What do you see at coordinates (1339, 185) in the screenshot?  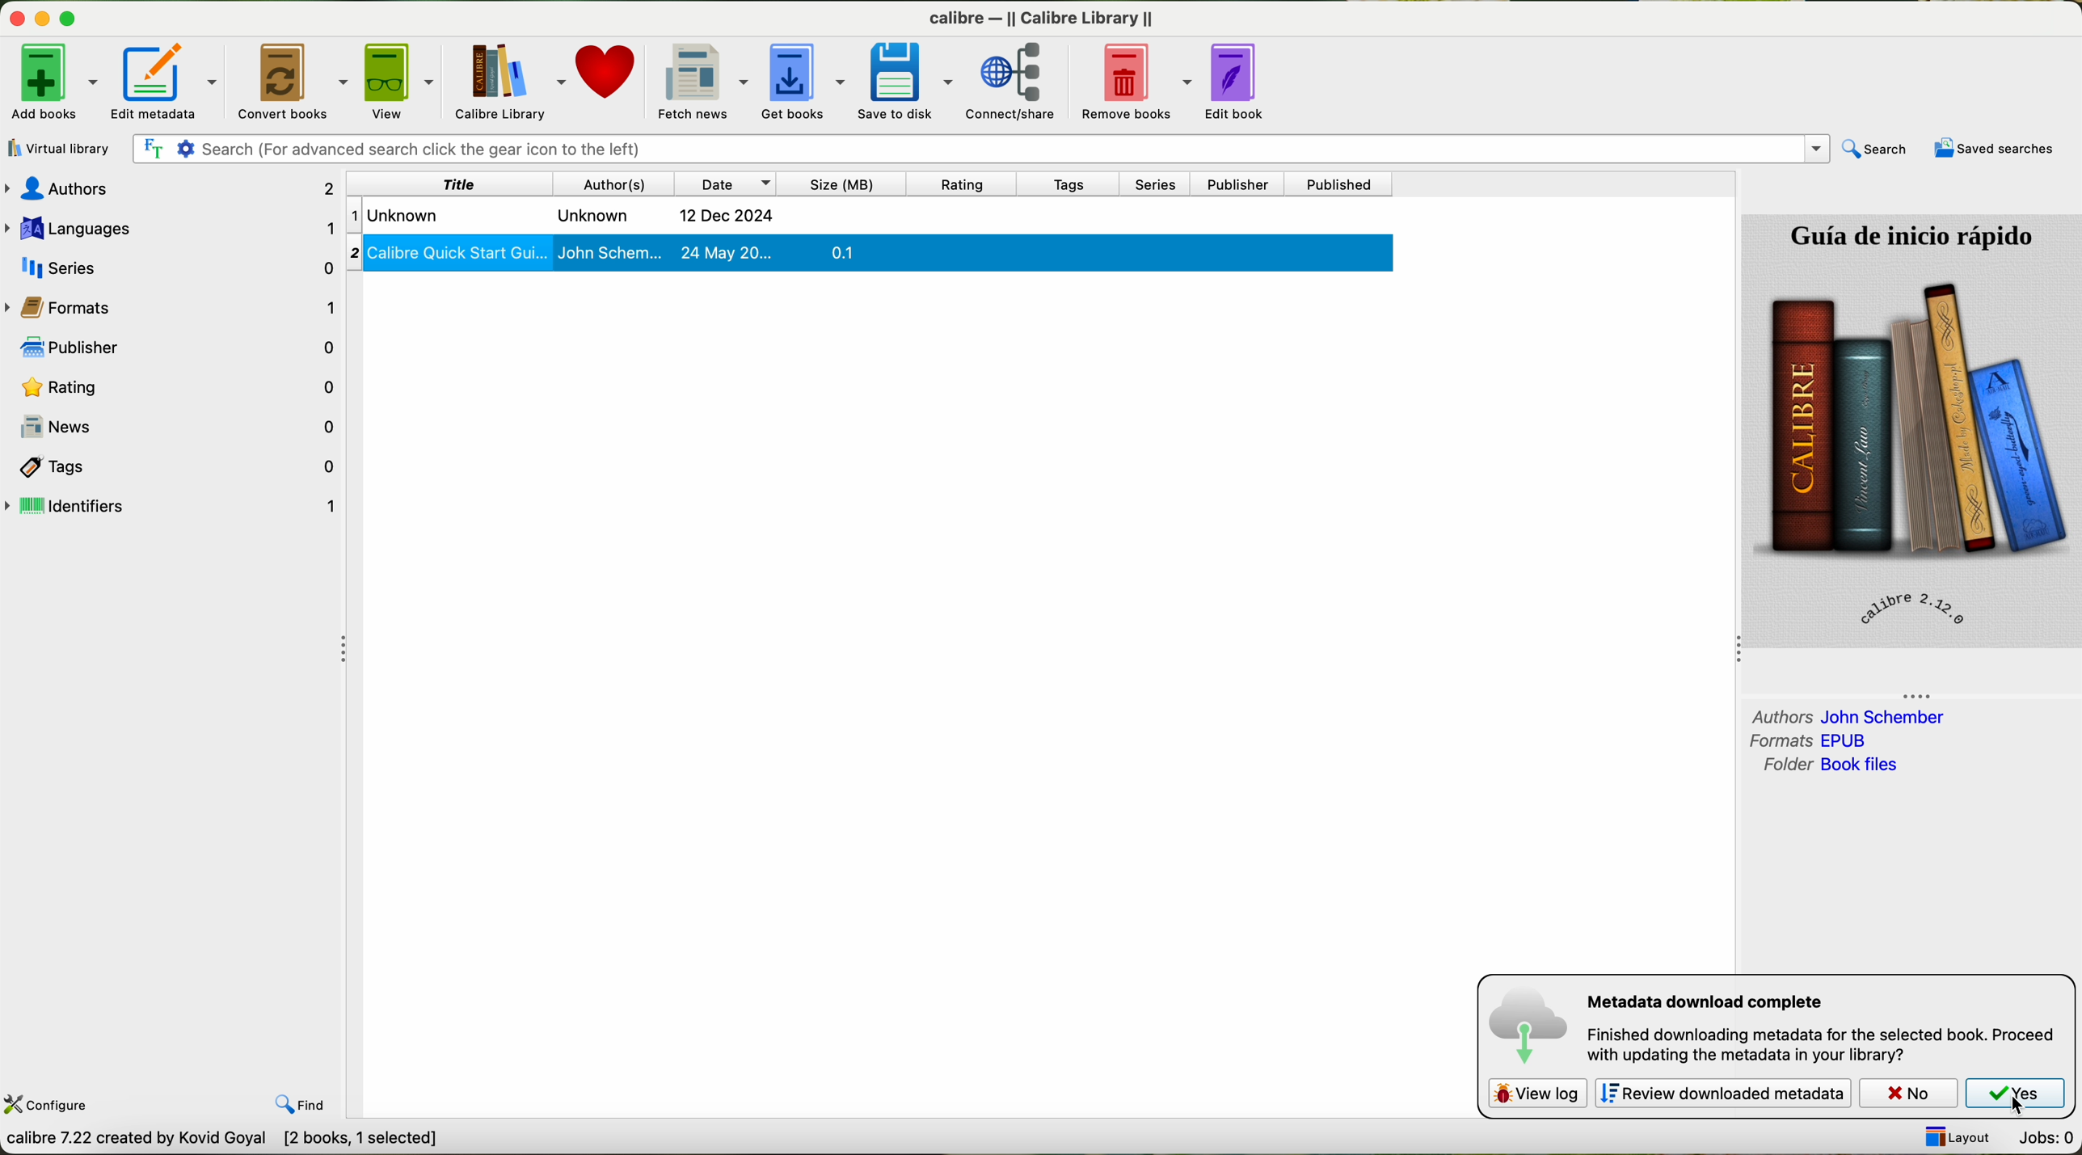 I see `published` at bounding box center [1339, 185].